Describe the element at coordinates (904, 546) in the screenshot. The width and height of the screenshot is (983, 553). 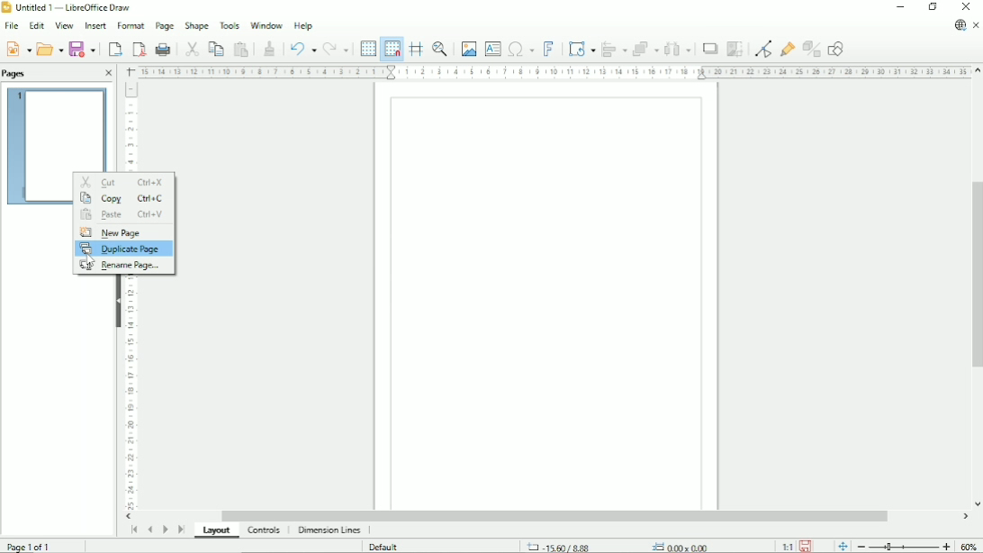
I see `Zoom out/in` at that location.